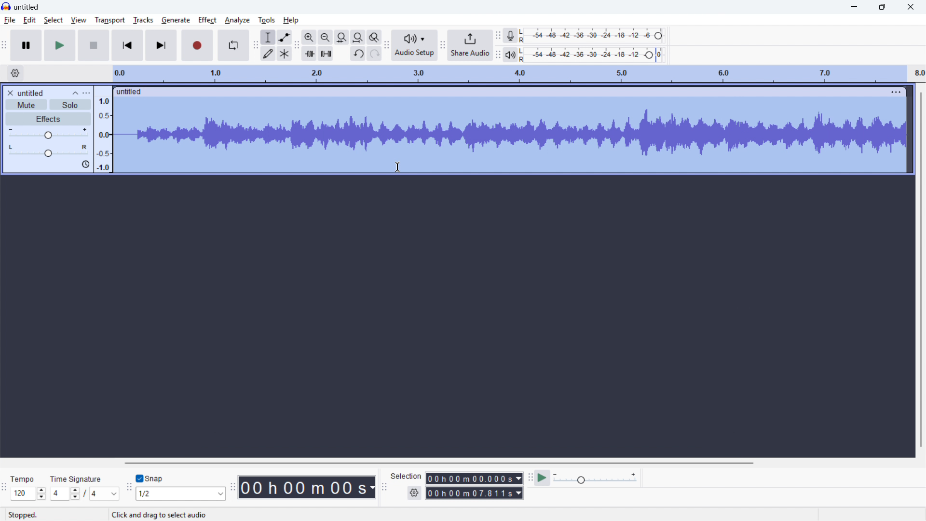 The height and width of the screenshot is (521, 926). Describe the element at coordinates (358, 54) in the screenshot. I see `Undo ` at that location.